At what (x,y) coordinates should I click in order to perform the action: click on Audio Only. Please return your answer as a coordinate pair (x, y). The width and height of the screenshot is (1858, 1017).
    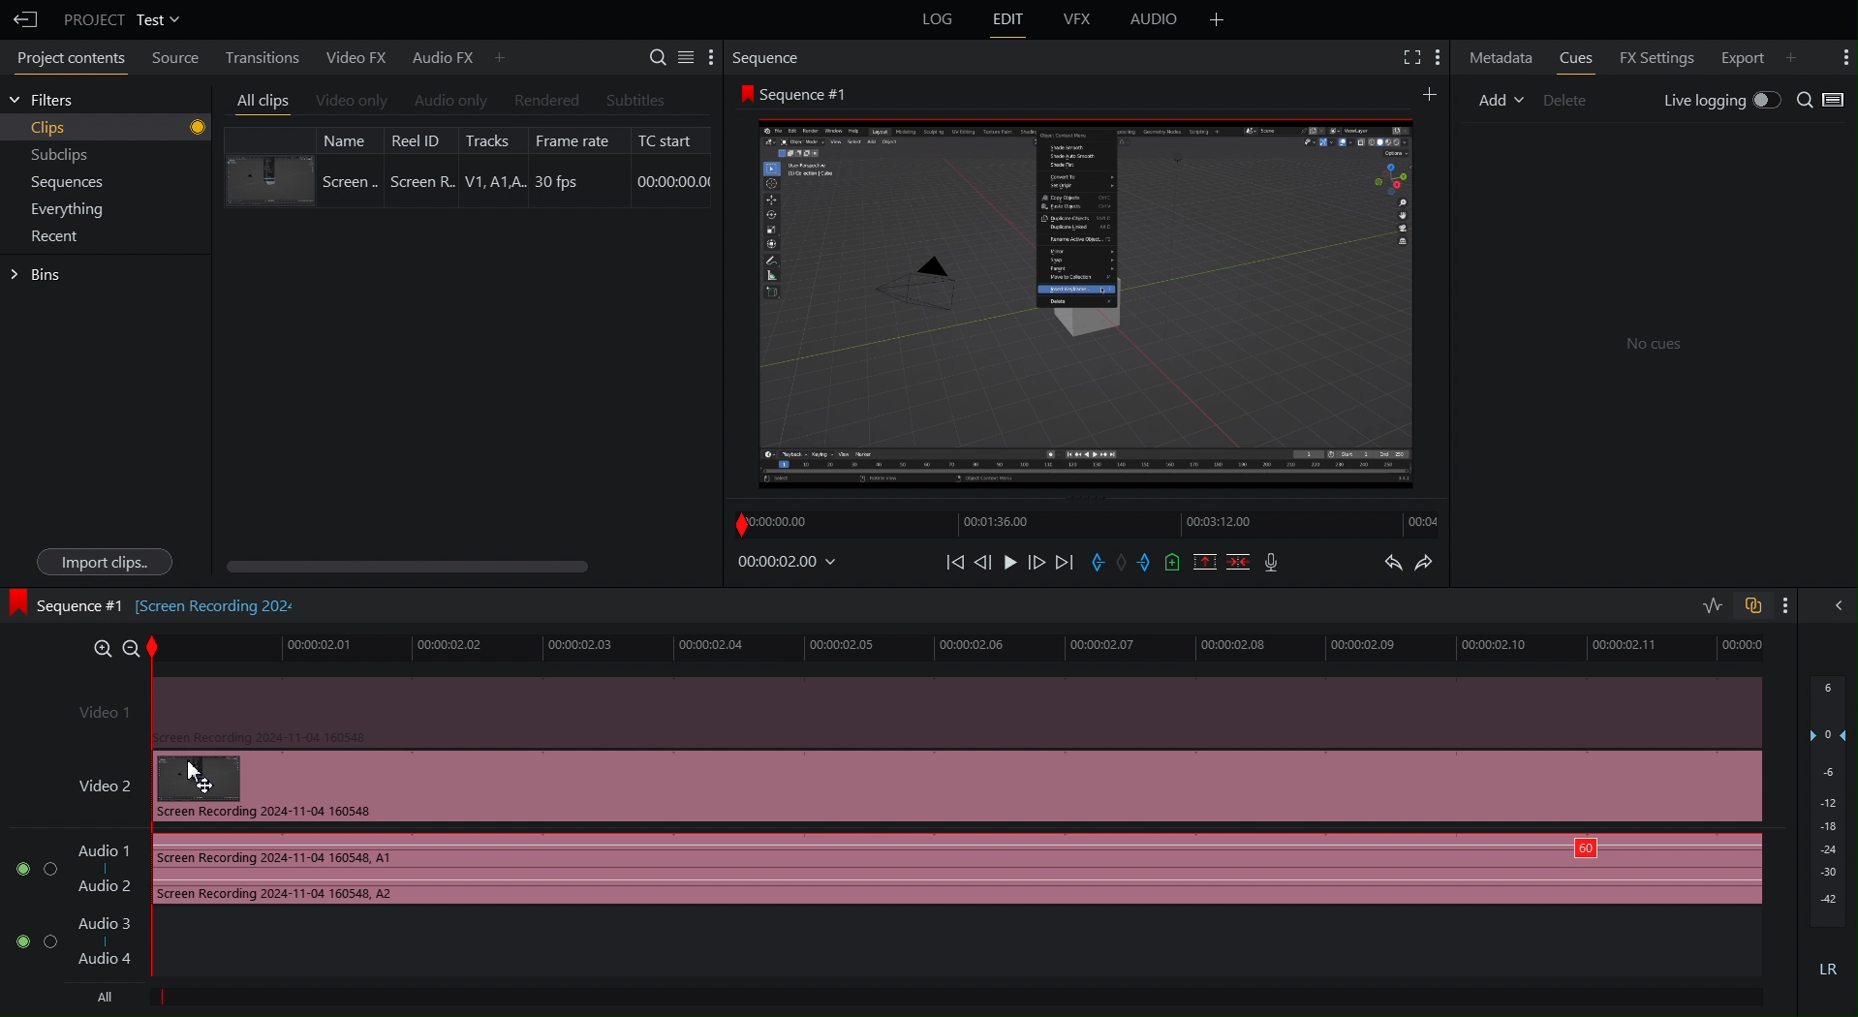
    Looking at the image, I should click on (449, 100).